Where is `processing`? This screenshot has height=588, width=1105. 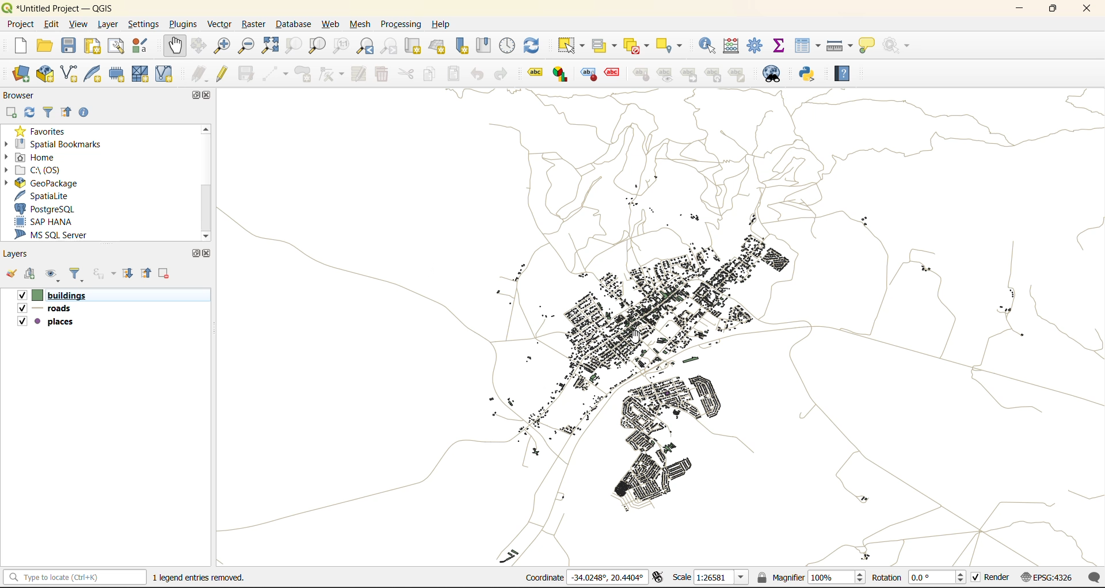
processing is located at coordinates (401, 25).